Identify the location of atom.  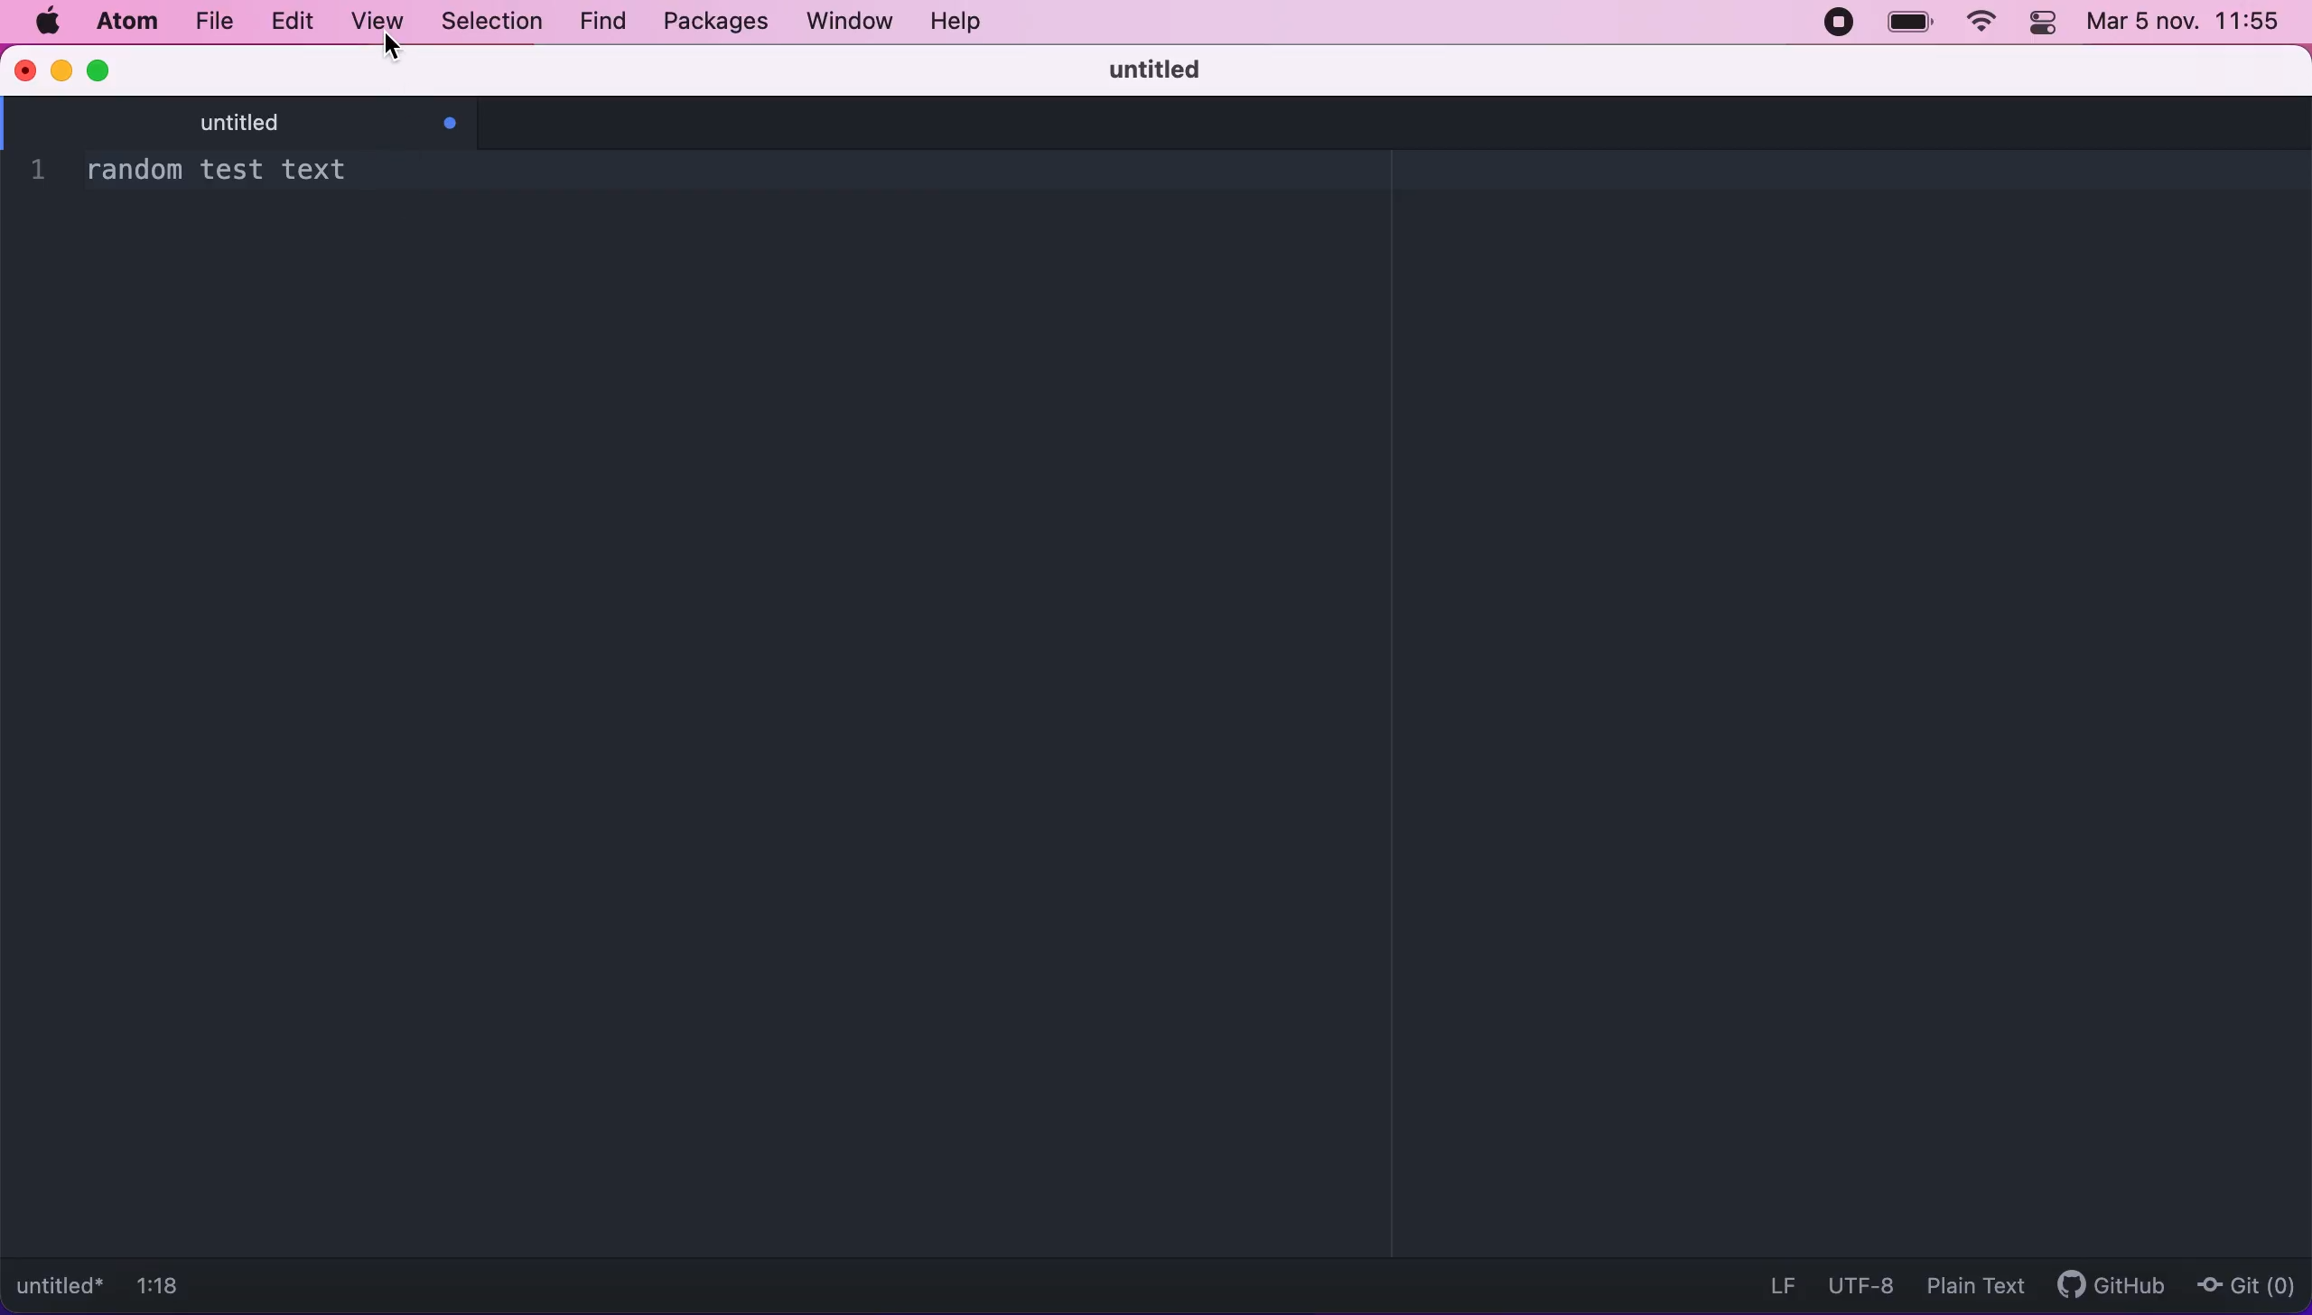
(132, 22).